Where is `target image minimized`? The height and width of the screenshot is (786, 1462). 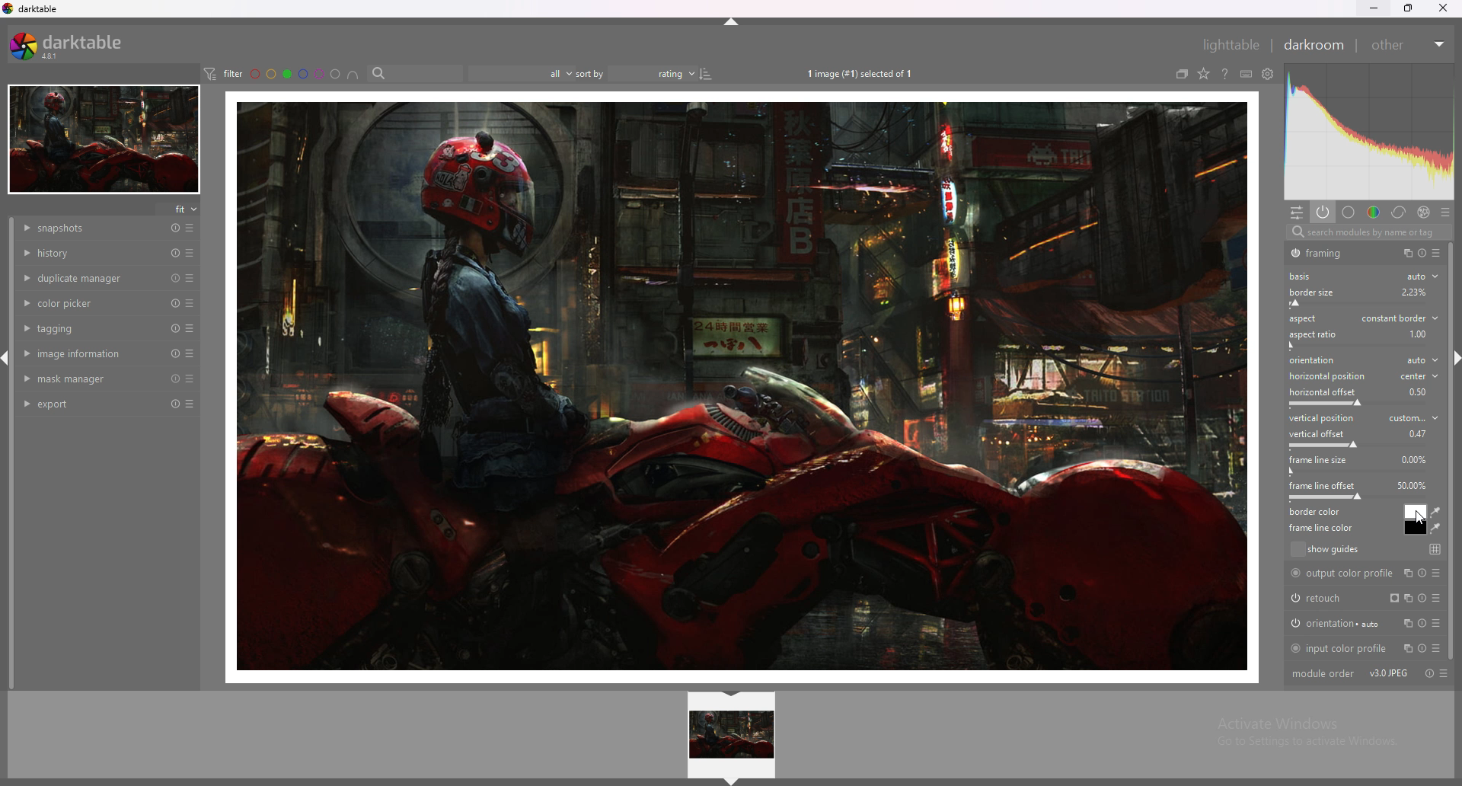 target image minimized is located at coordinates (103, 140).